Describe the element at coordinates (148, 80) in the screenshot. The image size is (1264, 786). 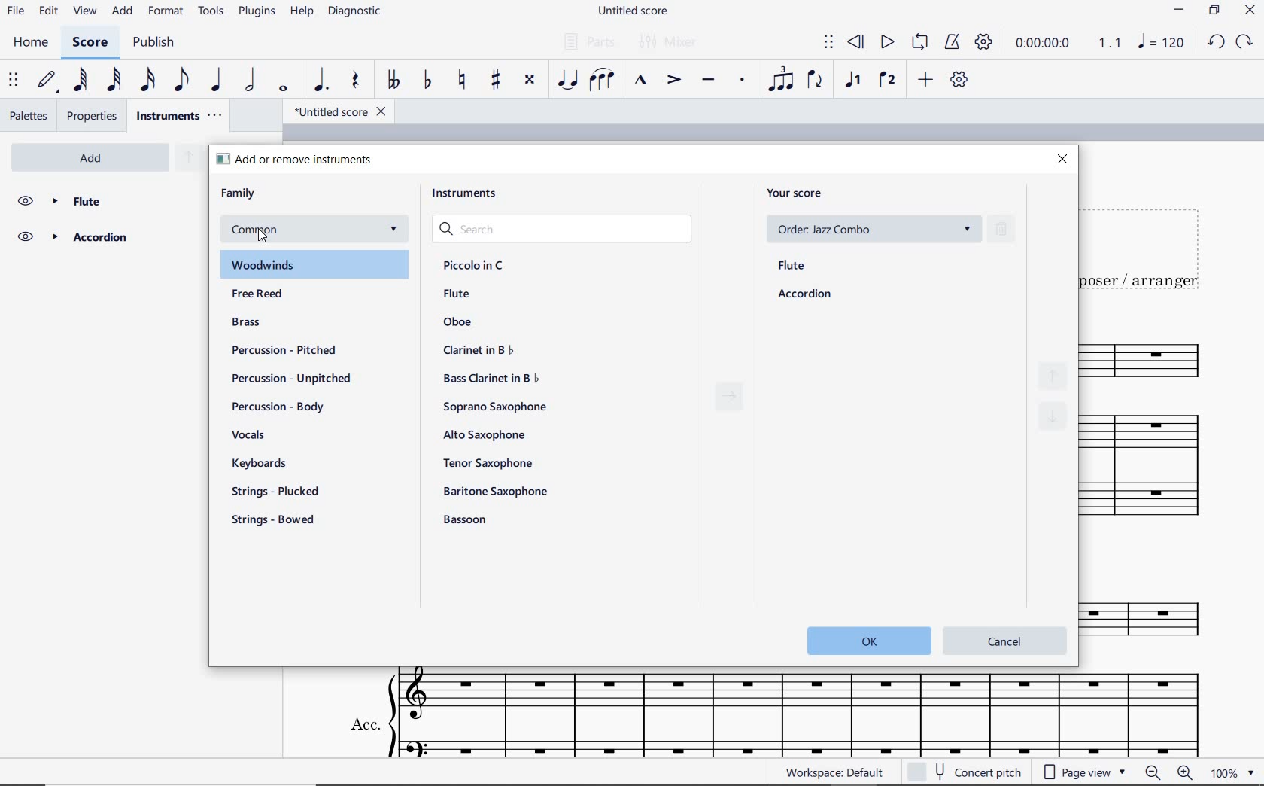
I see `16th note` at that location.